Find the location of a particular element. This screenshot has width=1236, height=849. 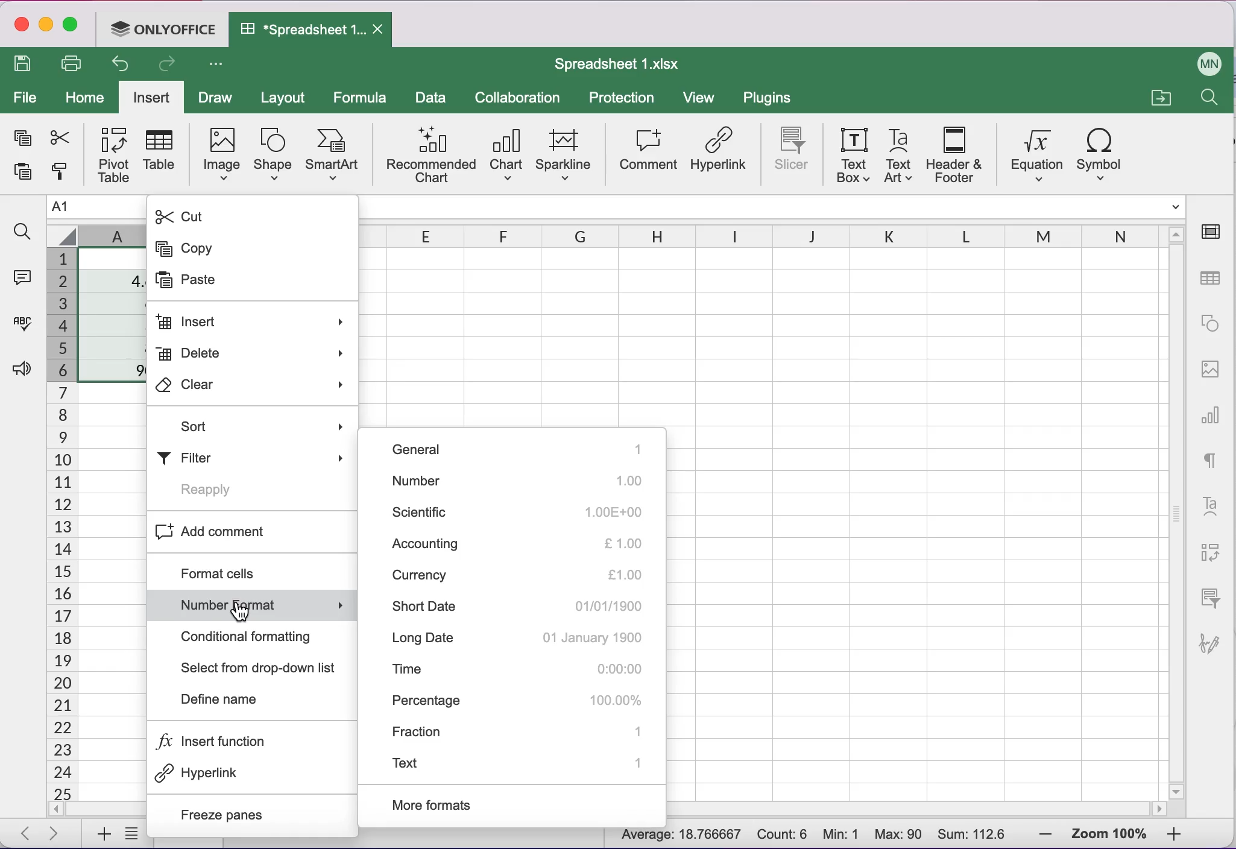

next sheet is located at coordinates (53, 835).